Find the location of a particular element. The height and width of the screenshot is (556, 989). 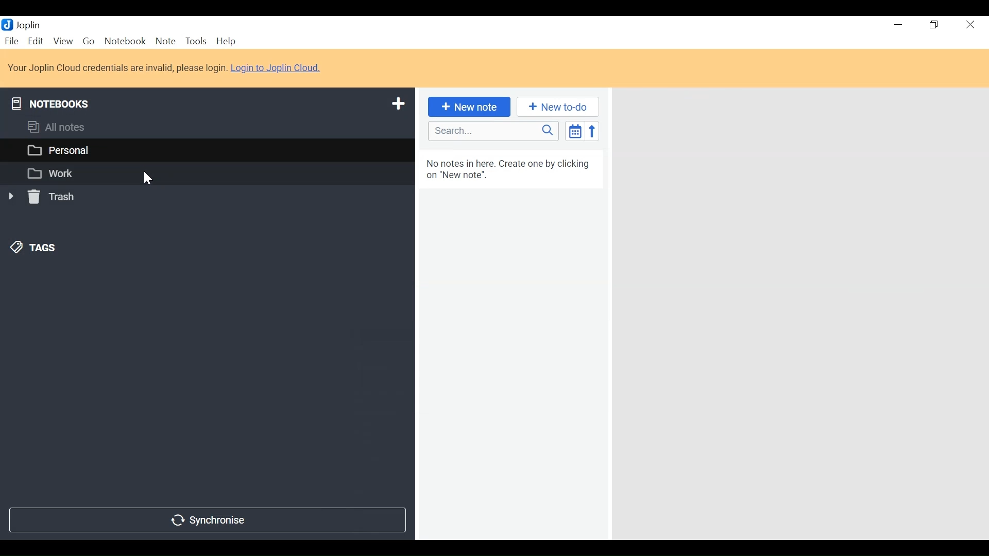

Synchronise is located at coordinates (208, 521).